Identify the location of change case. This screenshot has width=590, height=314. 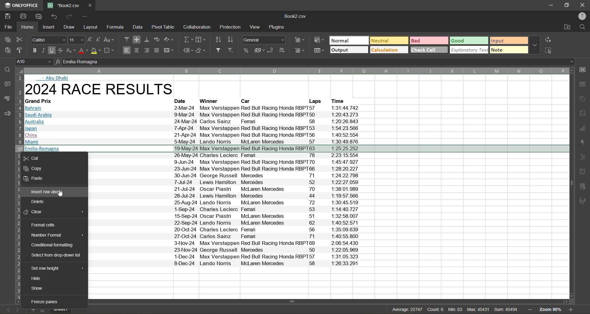
(110, 40).